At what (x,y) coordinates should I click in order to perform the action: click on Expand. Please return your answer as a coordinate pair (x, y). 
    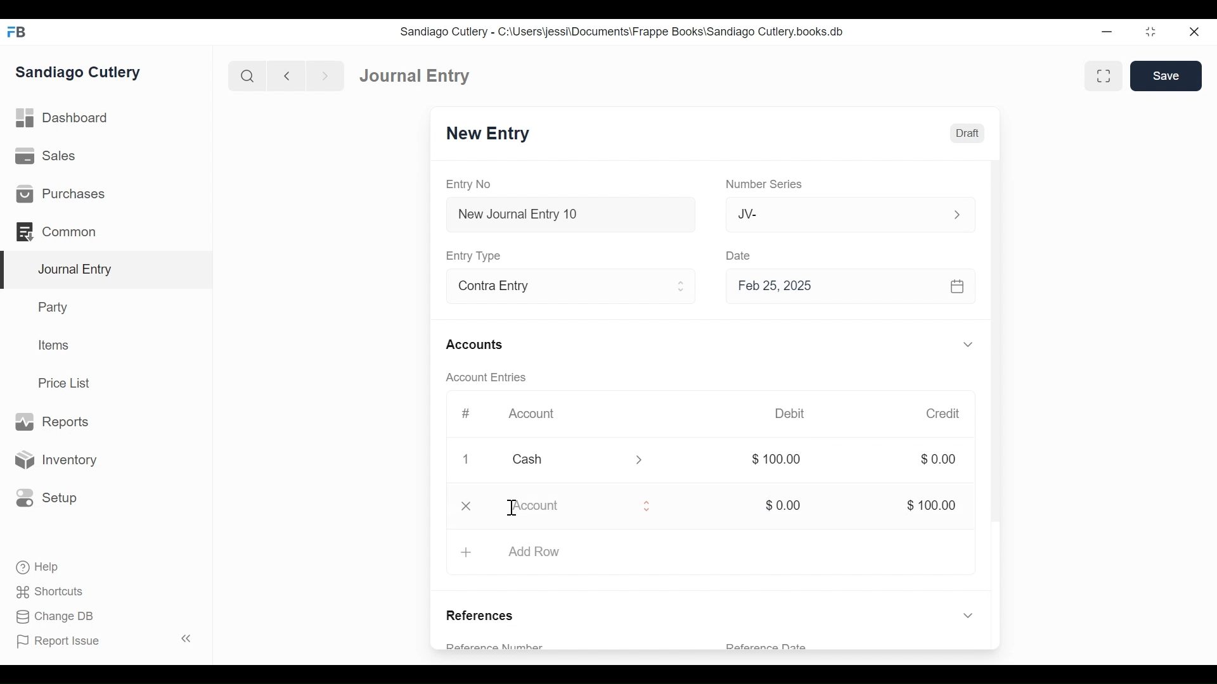
    Looking at the image, I should click on (956, 213).